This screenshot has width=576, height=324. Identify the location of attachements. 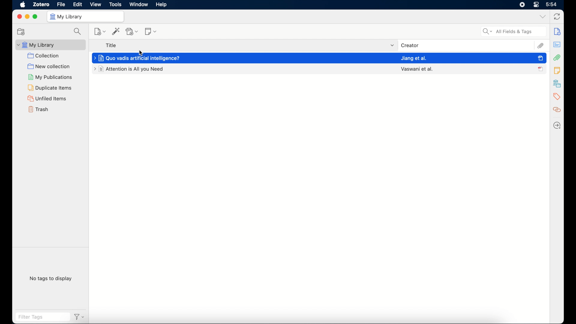
(556, 58).